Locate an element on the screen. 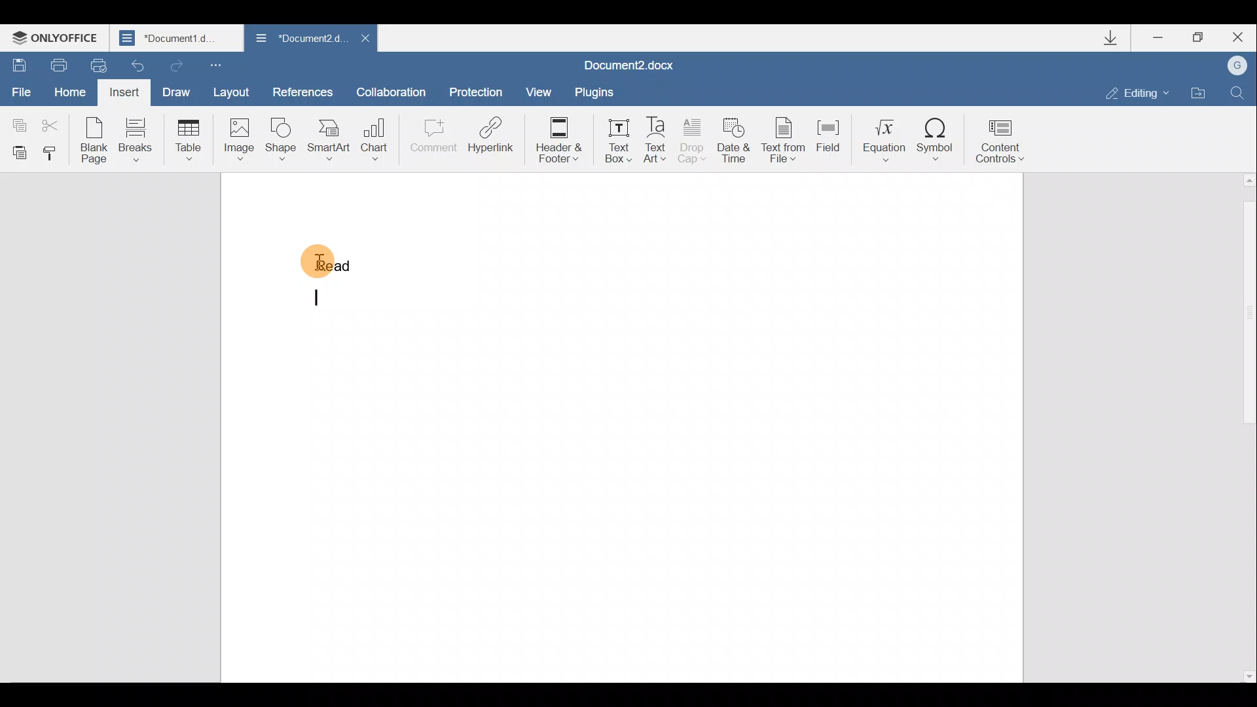 This screenshot has height=707, width=1257. Copy is located at coordinates (17, 118).